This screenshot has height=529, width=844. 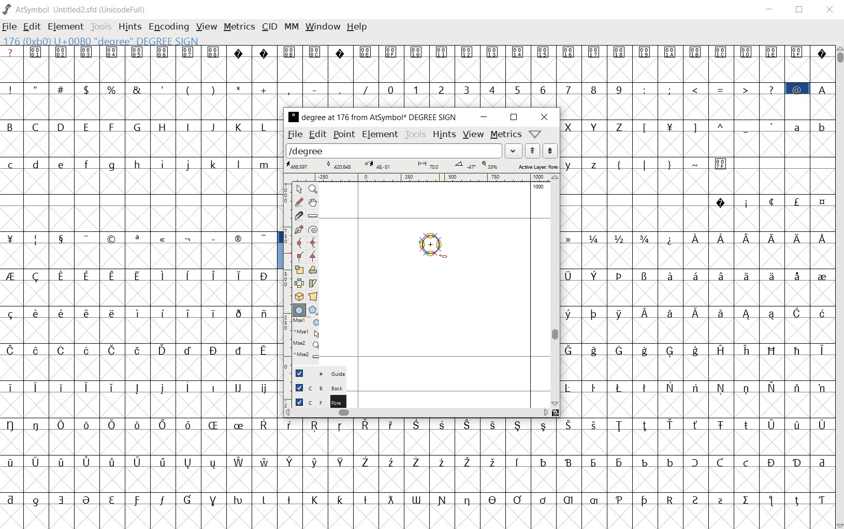 What do you see at coordinates (312, 256) in the screenshot?
I see `Add a corner point` at bounding box center [312, 256].